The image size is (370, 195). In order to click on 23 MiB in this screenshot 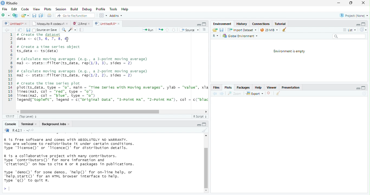, I will do `click(269, 30)`.